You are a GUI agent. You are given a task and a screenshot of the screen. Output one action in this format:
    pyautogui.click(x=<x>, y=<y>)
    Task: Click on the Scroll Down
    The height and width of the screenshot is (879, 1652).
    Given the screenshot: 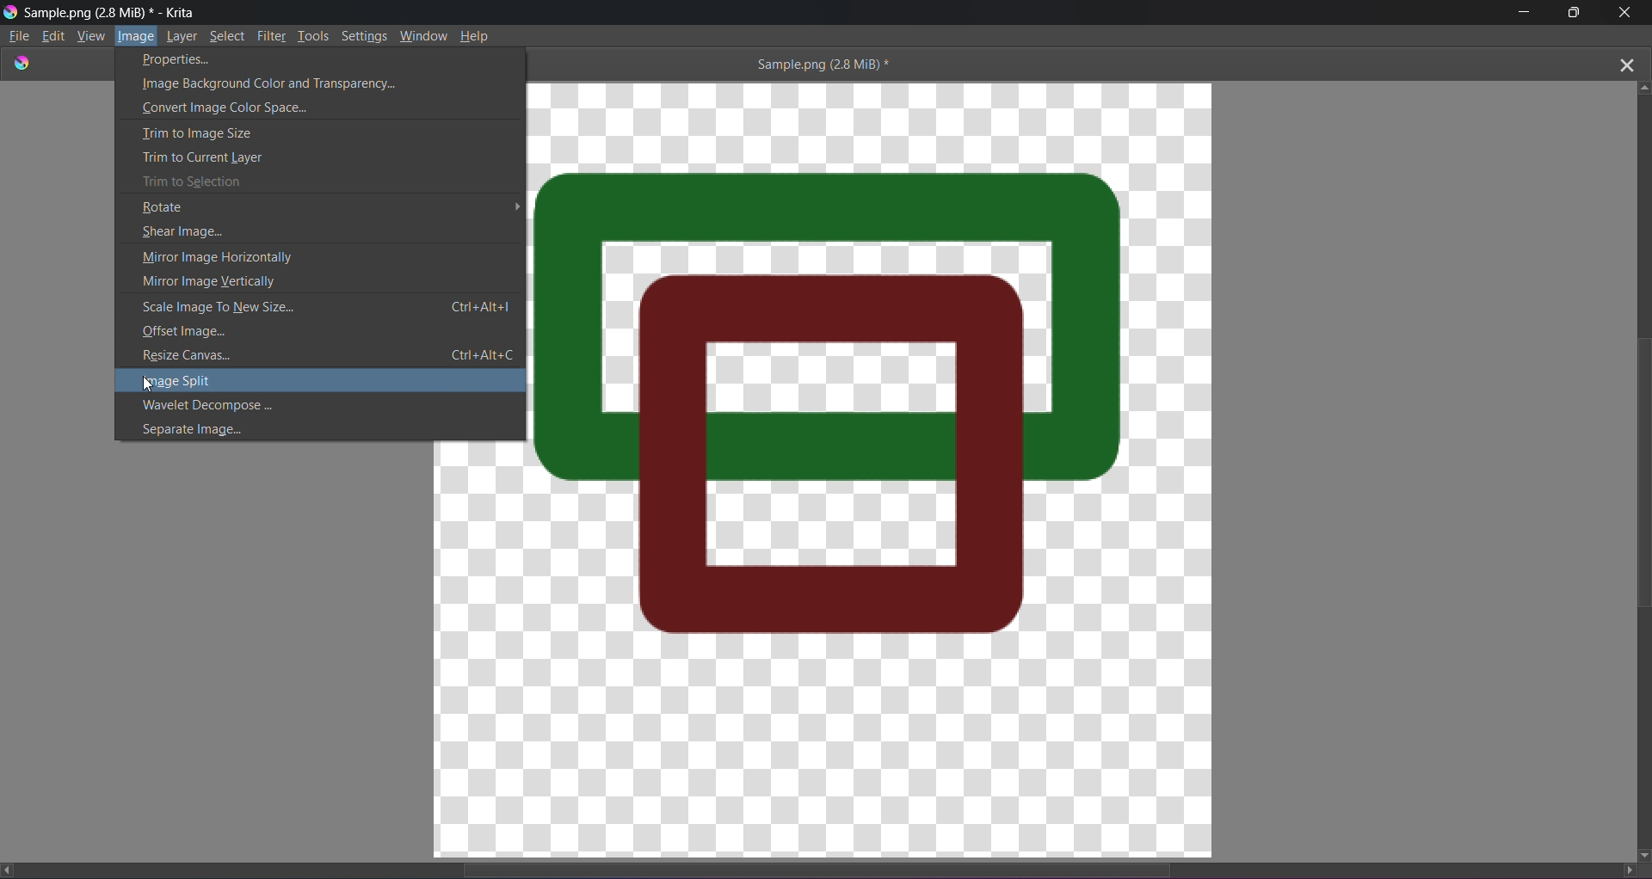 What is the action you would take?
    pyautogui.click(x=1642, y=854)
    